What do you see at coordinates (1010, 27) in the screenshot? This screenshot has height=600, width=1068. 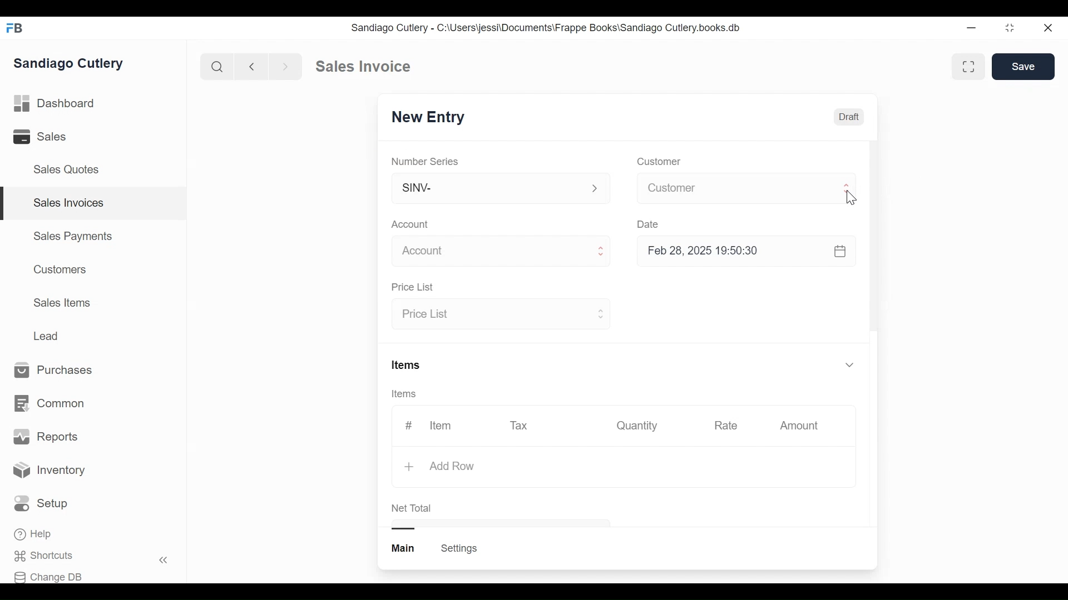 I see `restore` at bounding box center [1010, 27].